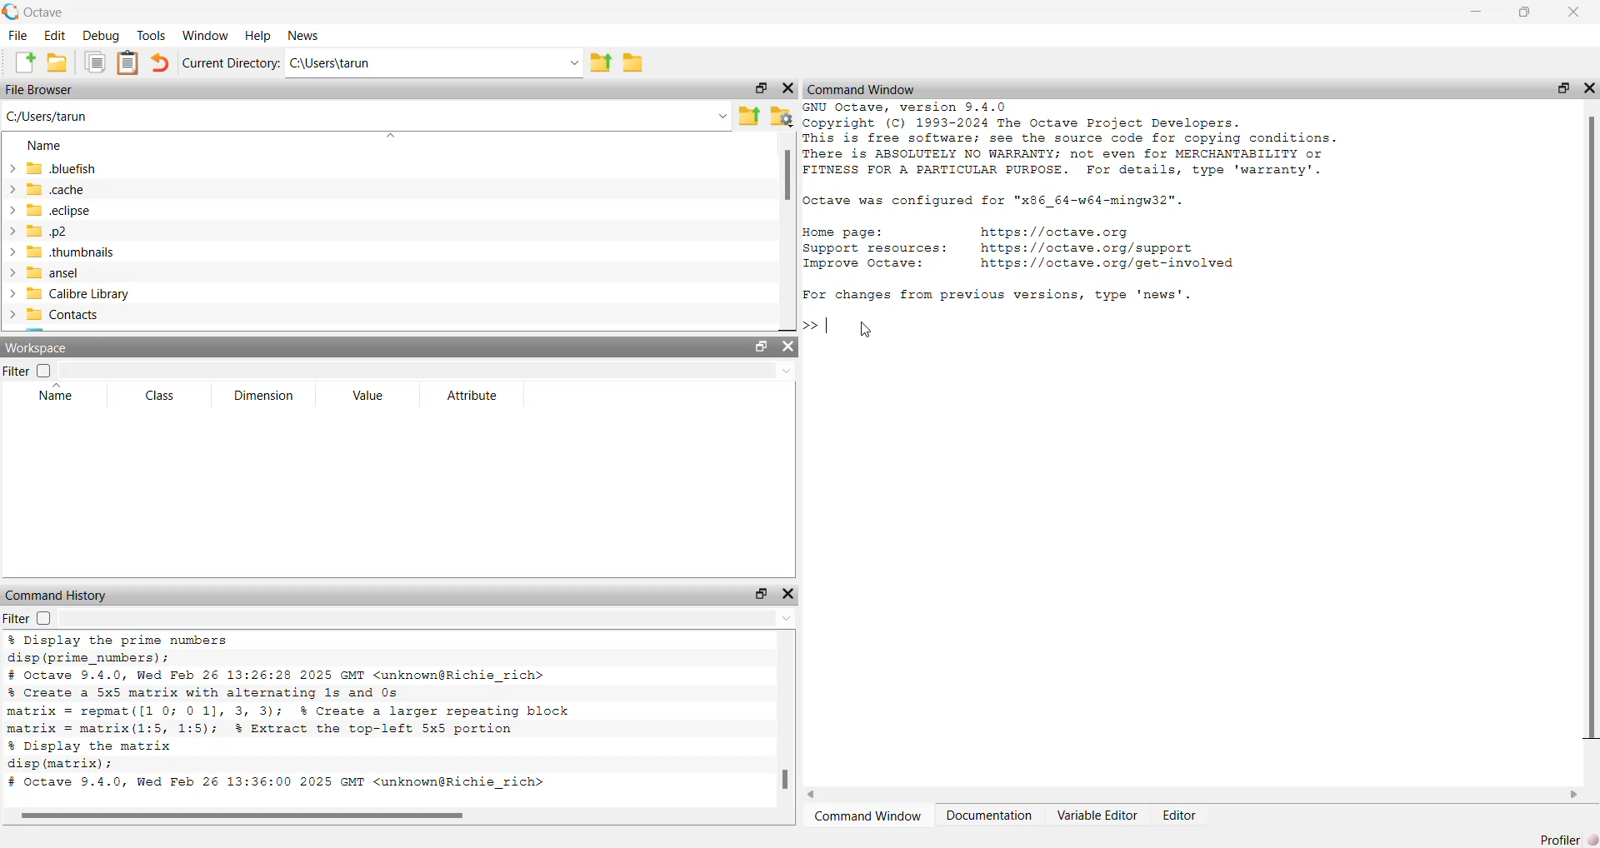 Image resolution: width=1600 pixels, height=848 pixels. I want to click on unlock widget, so click(757, 89).